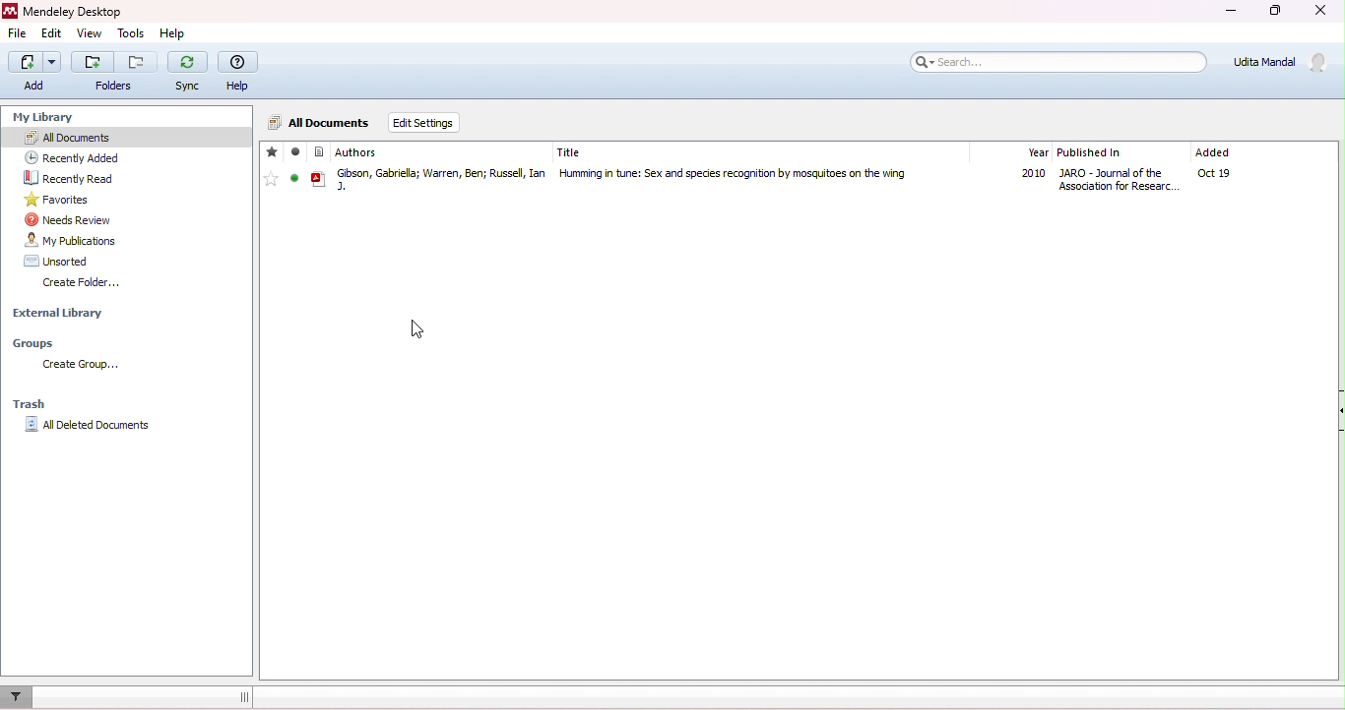 This screenshot has height=710, width=1345. What do you see at coordinates (1213, 175) in the screenshot?
I see `oct19` at bounding box center [1213, 175].